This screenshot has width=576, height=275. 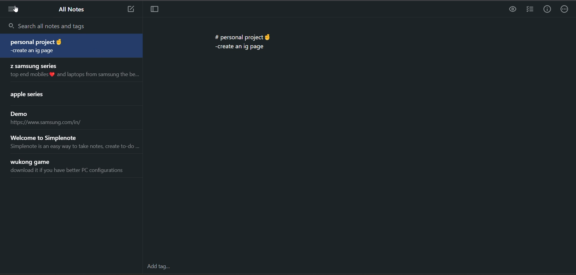 What do you see at coordinates (130, 9) in the screenshot?
I see `new note` at bounding box center [130, 9].